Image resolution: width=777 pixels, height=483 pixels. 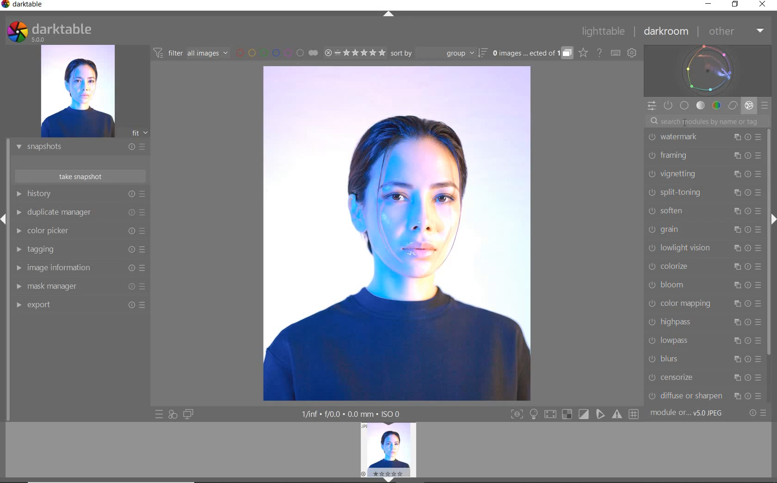 What do you see at coordinates (708, 70) in the screenshot?
I see `WAVEFORM` at bounding box center [708, 70].